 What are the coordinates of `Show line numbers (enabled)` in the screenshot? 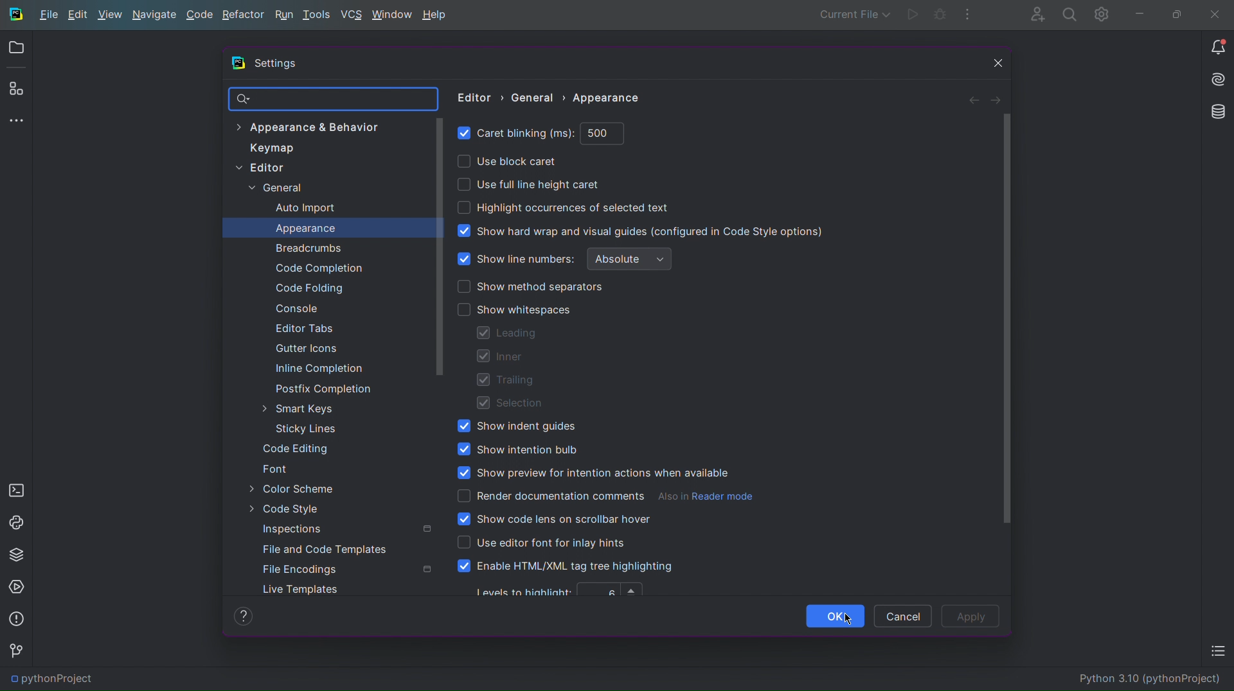 It's located at (515, 259).